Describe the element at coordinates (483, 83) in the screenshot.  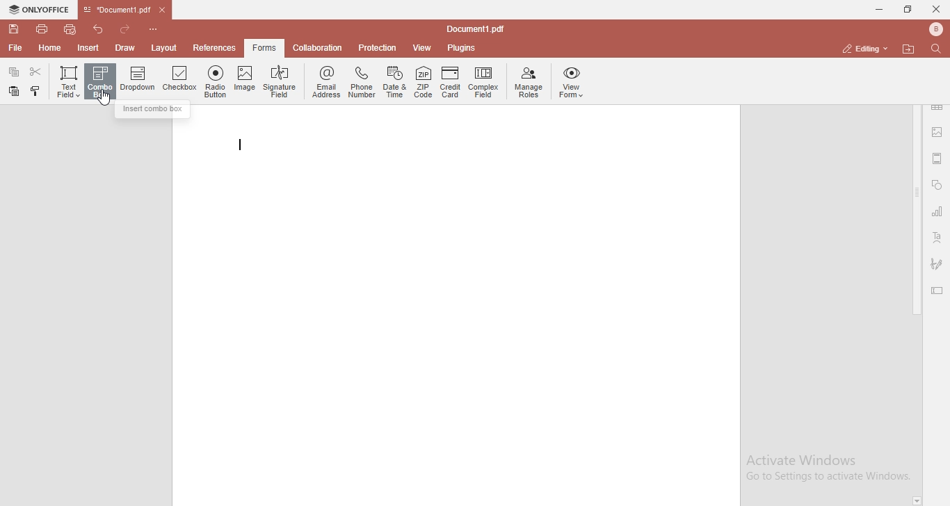
I see `complex field` at that location.